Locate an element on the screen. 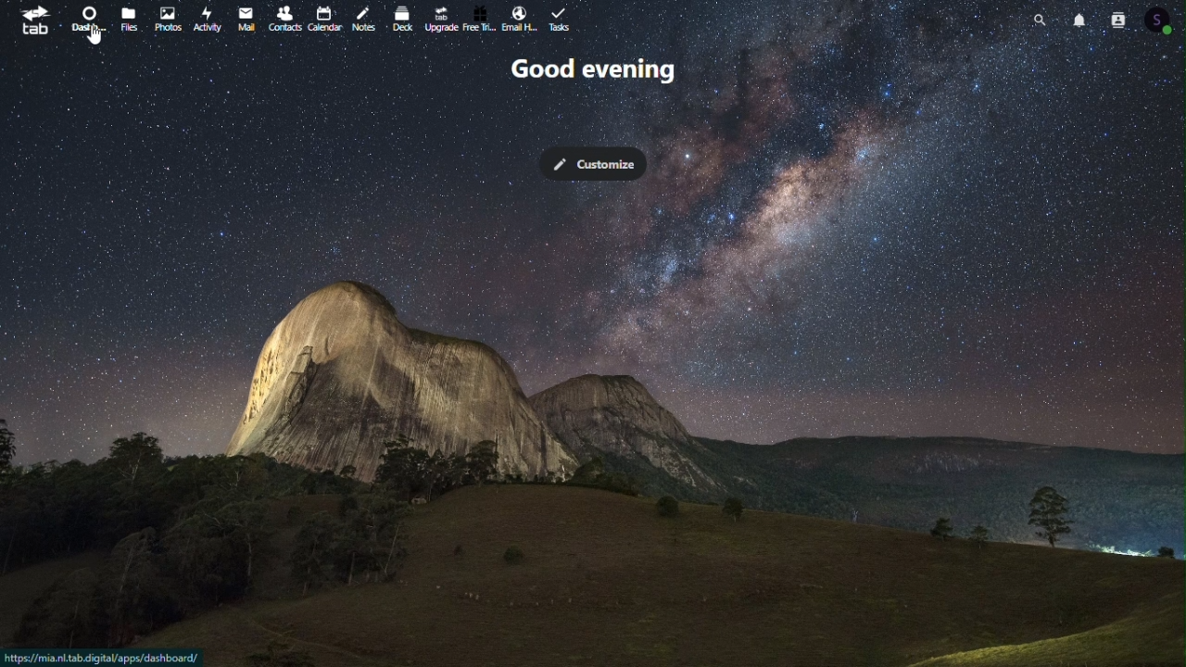  Search is located at coordinates (1043, 18).